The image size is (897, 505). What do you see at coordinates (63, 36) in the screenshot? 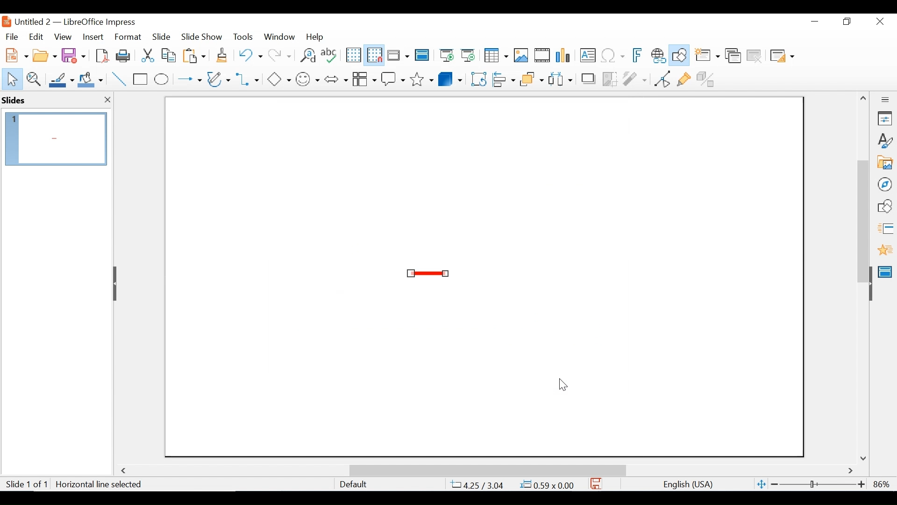
I see `View` at bounding box center [63, 36].